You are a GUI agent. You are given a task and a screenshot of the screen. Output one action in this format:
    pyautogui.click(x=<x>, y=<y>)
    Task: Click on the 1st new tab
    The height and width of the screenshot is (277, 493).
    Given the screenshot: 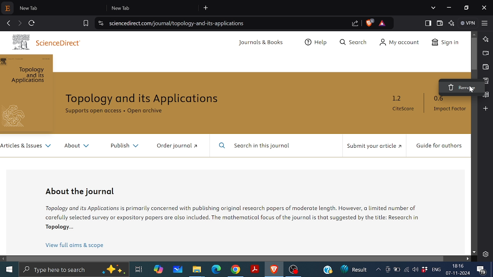 What is the action you would take?
    pyautogui.click(x=62, y=8)
    